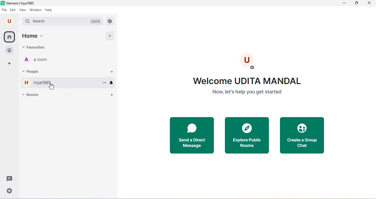 This screenshot has height=199, width=376. What do you see at coordinates (47, 21) in the screenshot?
I see `search bar` at bounding box center [47, 21].